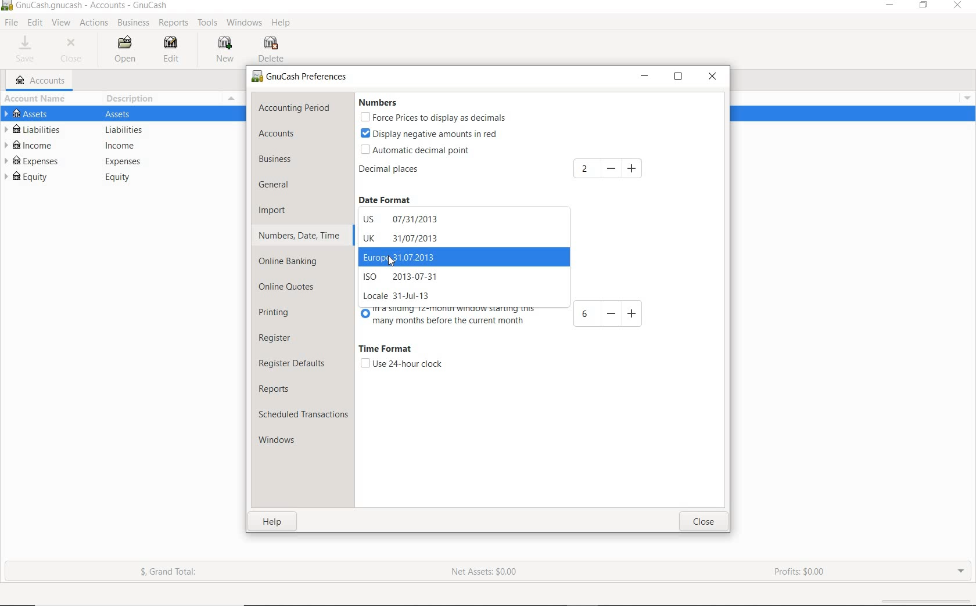 The image size is (976, 606). What do you see at coordinates (87, 6) in the screenshot?
I see `SYSTEM NAME` at bounding box center [87, 6].